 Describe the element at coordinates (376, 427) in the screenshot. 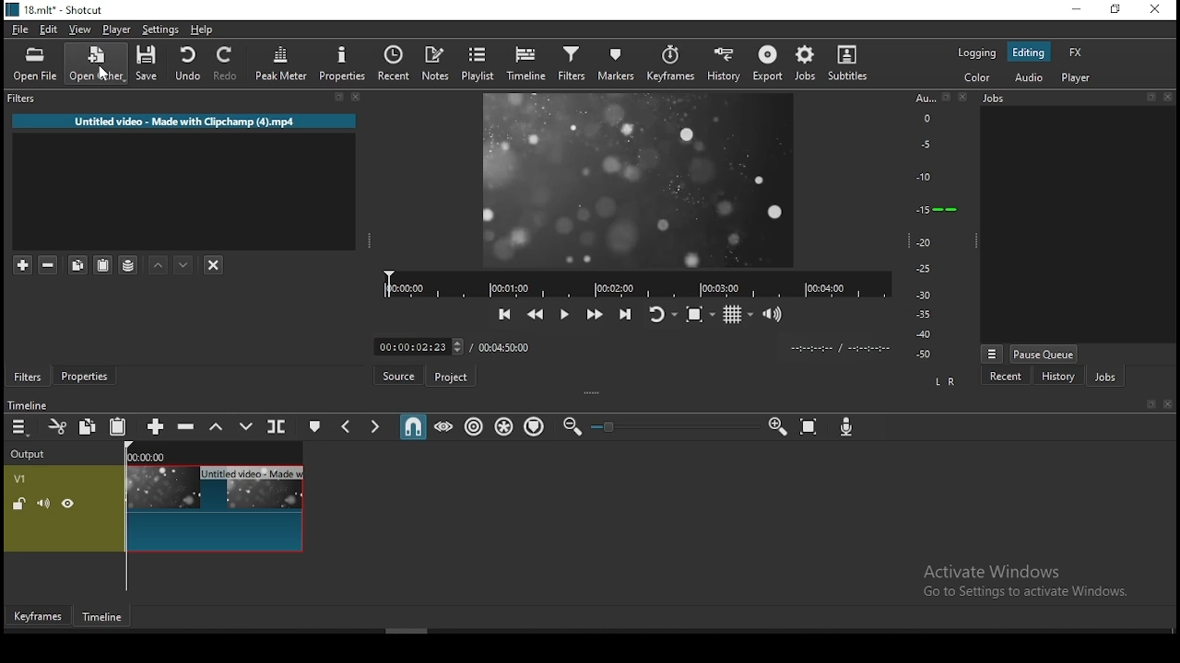

I see `next marker` at that location.